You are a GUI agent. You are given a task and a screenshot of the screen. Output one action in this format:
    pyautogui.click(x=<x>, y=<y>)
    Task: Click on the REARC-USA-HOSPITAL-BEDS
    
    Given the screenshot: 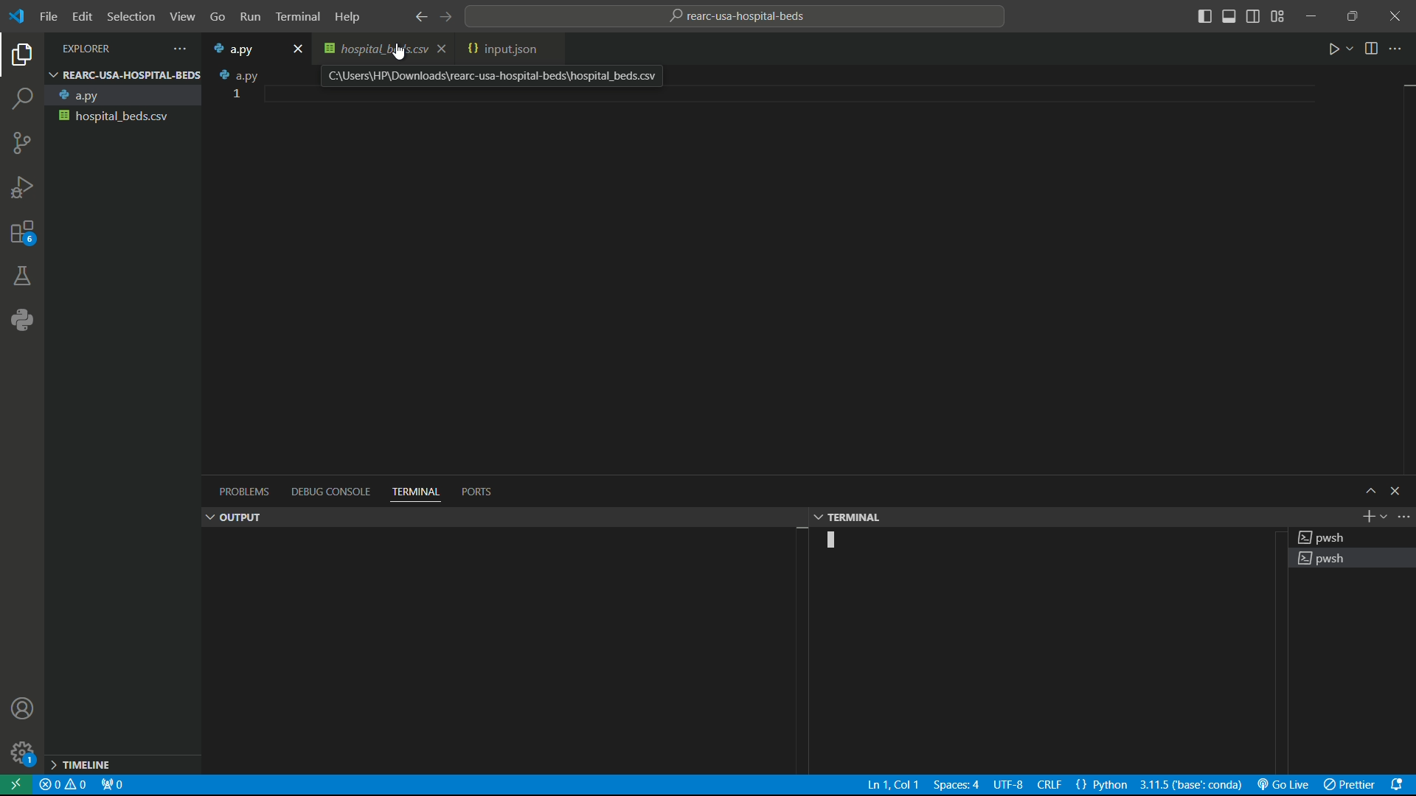 What is the action you would take?
    pyautogui.click(x=125, y=74)
    